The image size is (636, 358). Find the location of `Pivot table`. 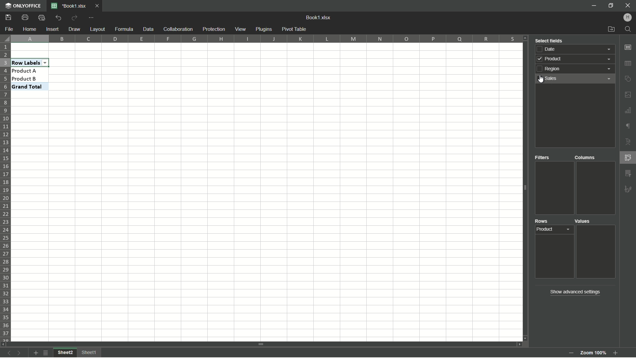

Pivot table is located at coordinates (295, 29).